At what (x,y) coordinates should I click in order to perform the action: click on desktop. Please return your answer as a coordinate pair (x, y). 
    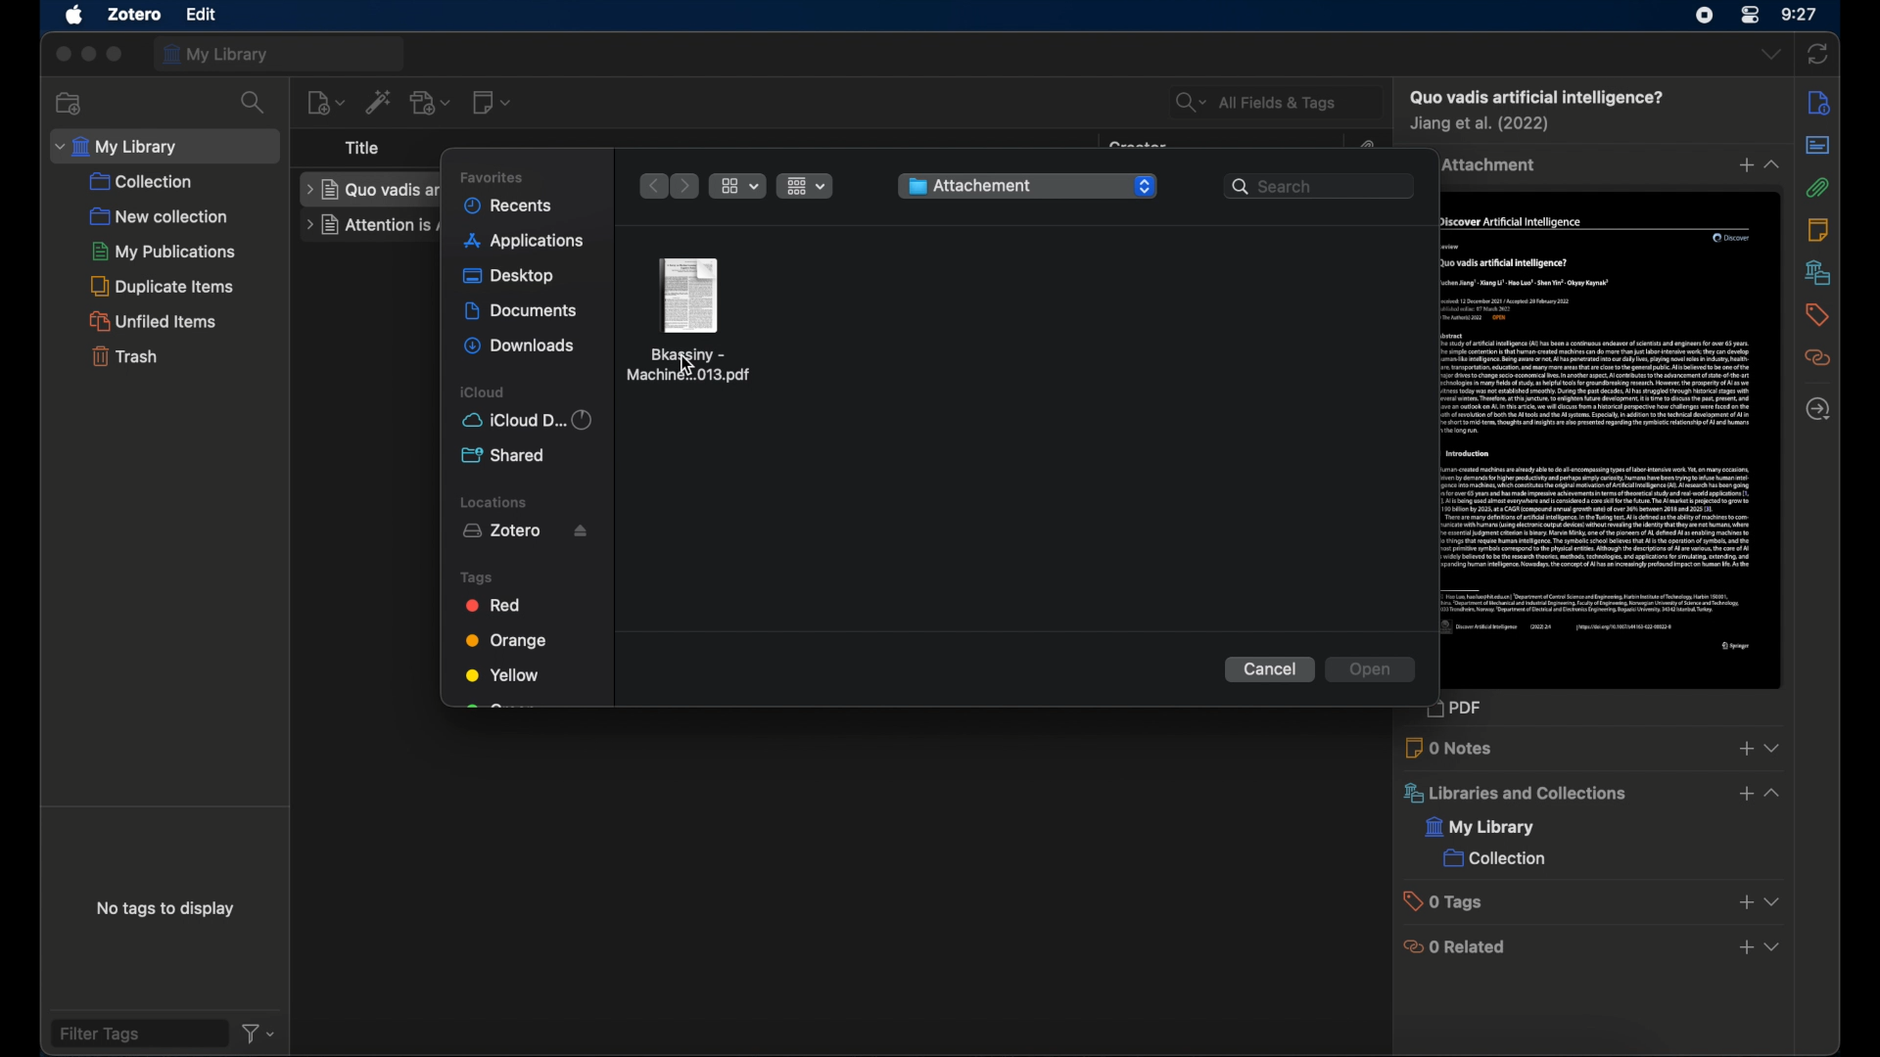
    Looking at the image, I should click on (510, 277).